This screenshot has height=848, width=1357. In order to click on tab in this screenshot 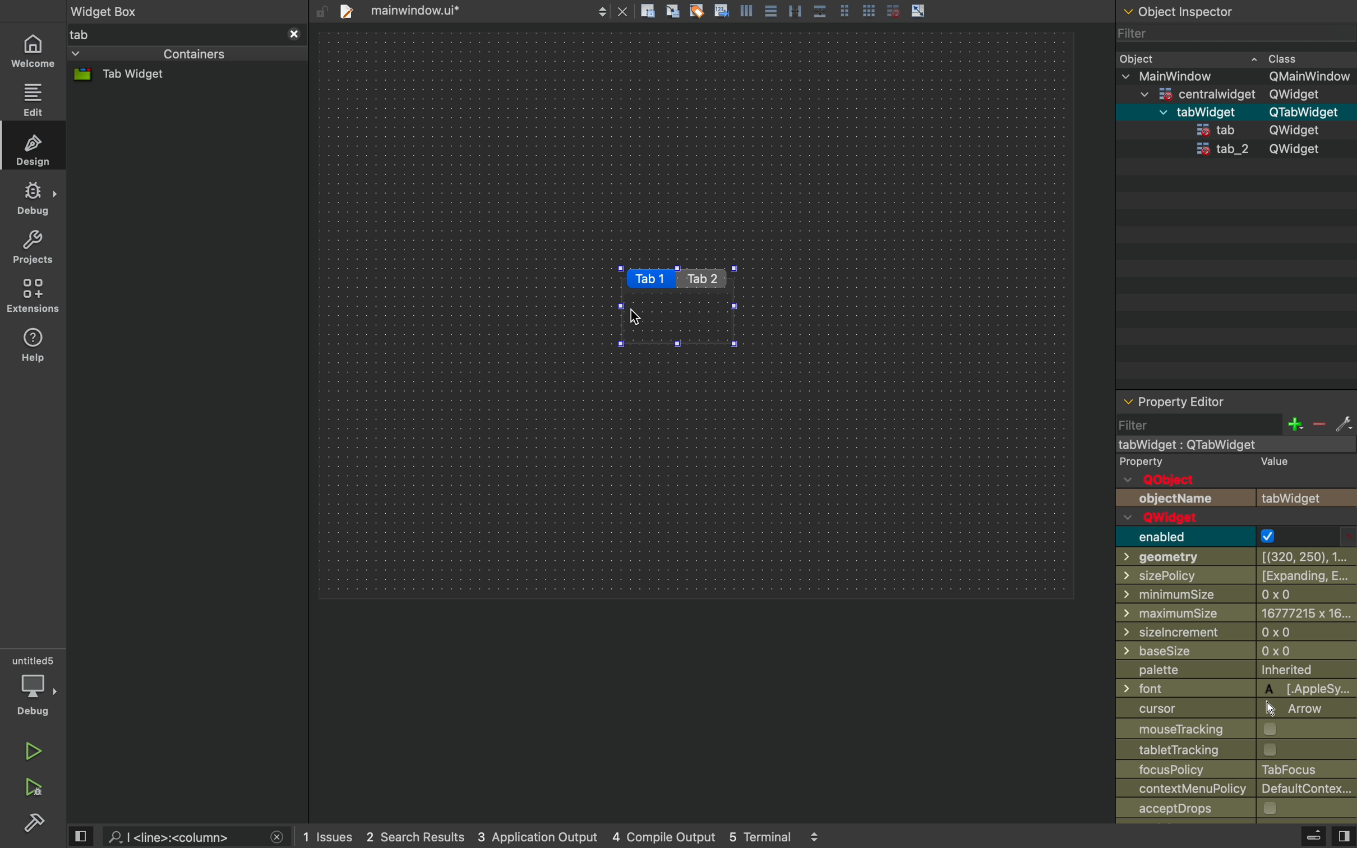, I will do `click(171, 33)`.